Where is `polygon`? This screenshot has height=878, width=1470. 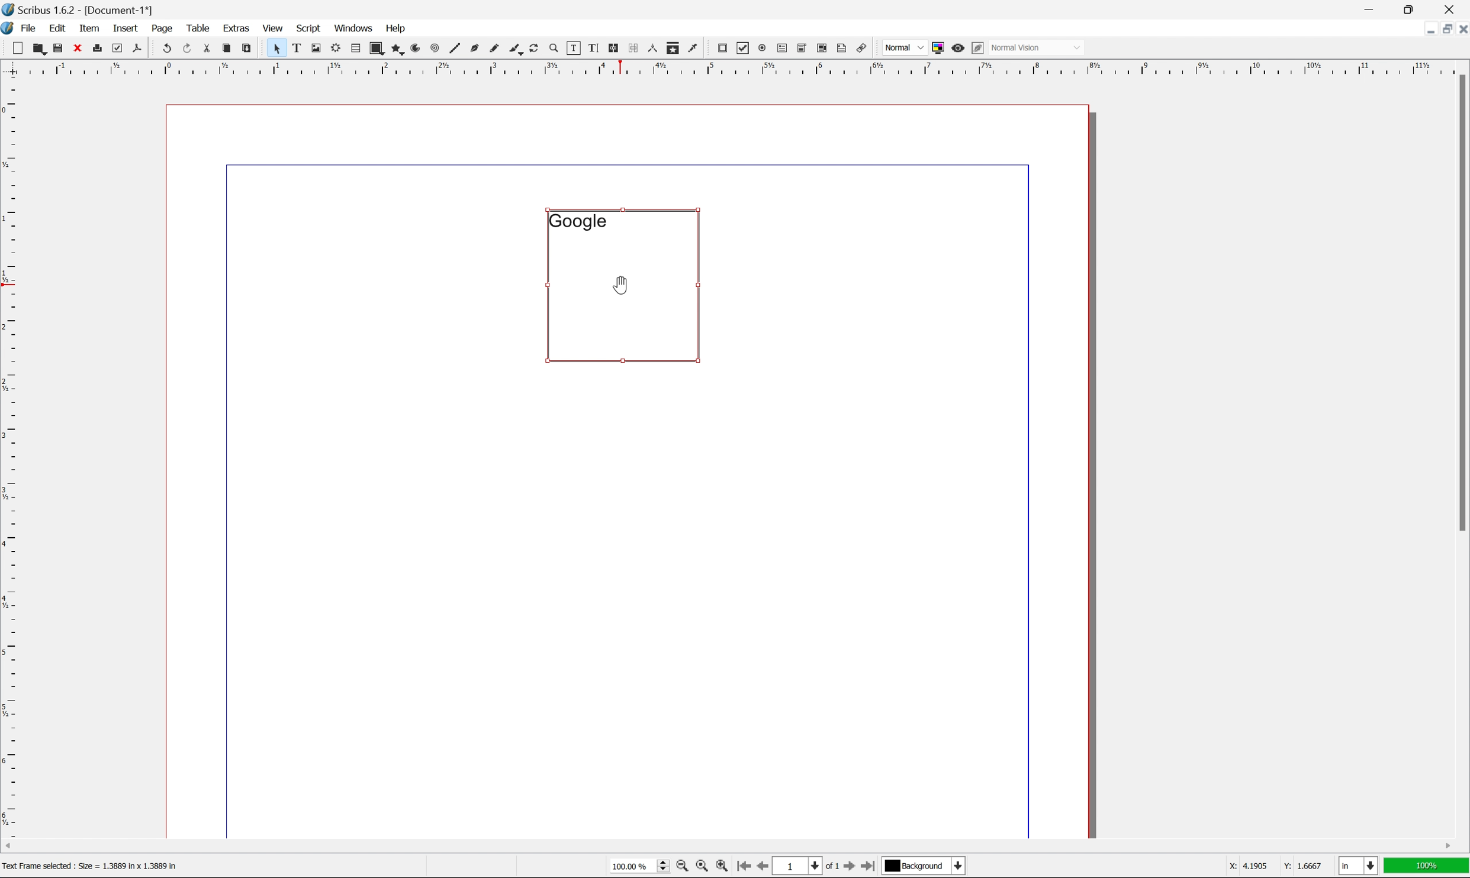 polygon is located at coordinates (398, 50).